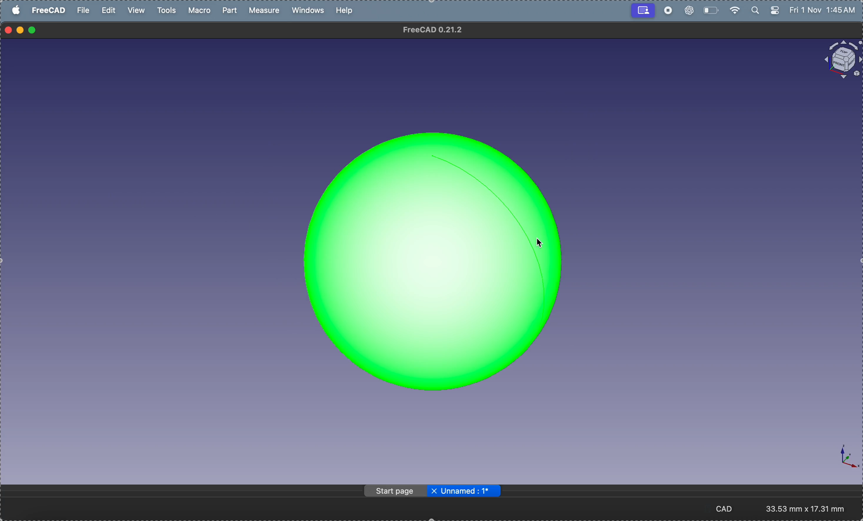 The height and width of the screenshot is (521, 863). What do you see at coordinates (734, 9) in the screenshot?
I see `wifi` at bounding box center [734, 9].